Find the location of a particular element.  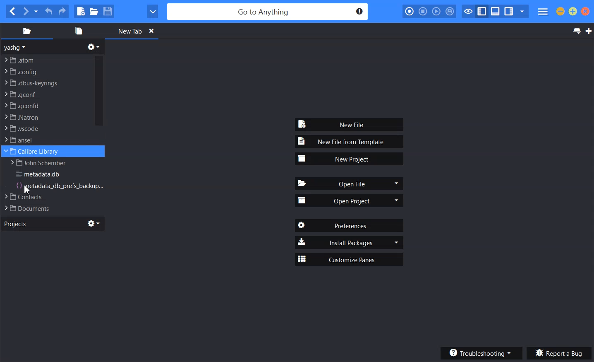

New Project is located at coordinates (350, 159).